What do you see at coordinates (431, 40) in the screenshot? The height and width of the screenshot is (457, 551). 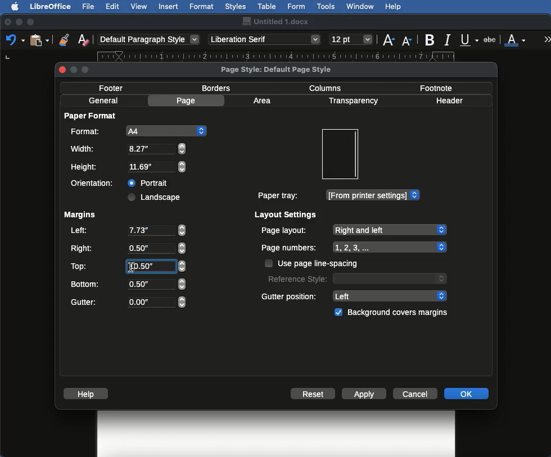 I see `Bold` at bounding box center [431, 40].